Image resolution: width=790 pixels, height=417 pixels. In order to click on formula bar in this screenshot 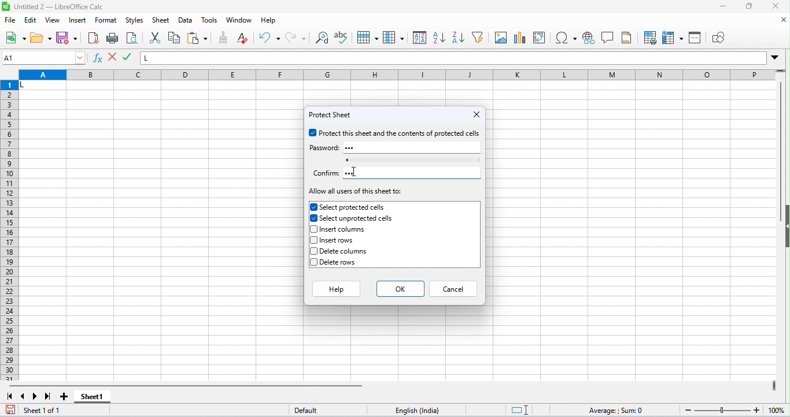, I will do `click(454, 58)`.